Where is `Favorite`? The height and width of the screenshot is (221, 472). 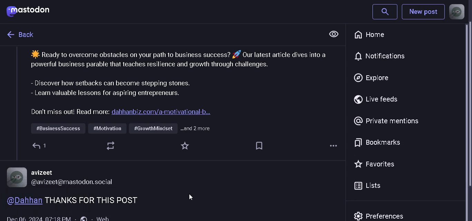 Favorite is located at coordinates (188, 146).